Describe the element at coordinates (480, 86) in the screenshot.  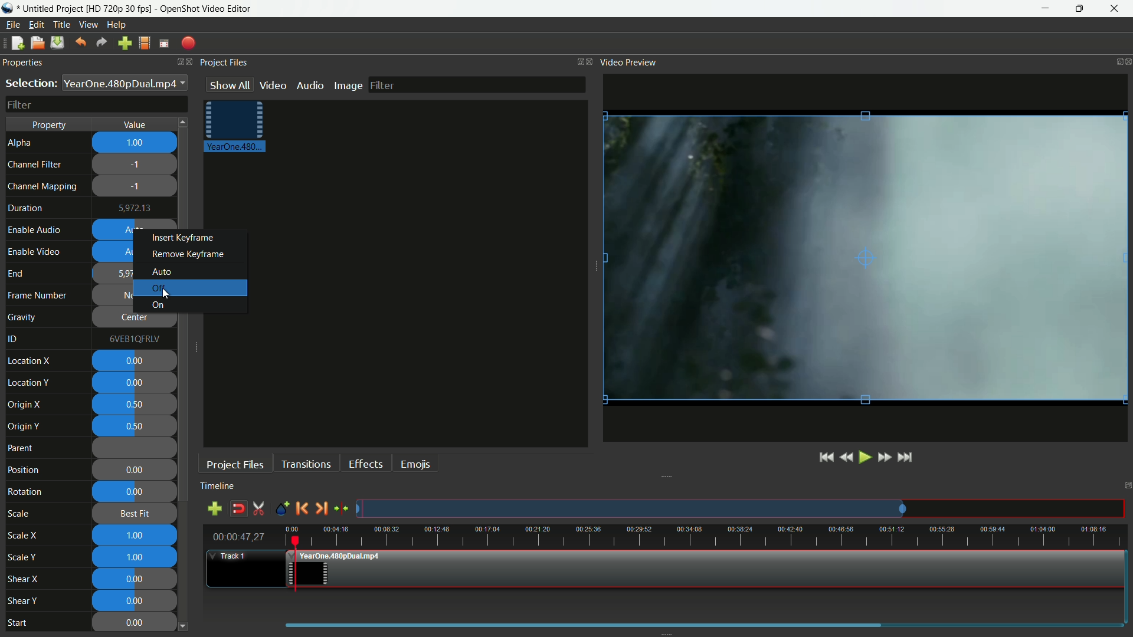
I see `filter bar` at that location.